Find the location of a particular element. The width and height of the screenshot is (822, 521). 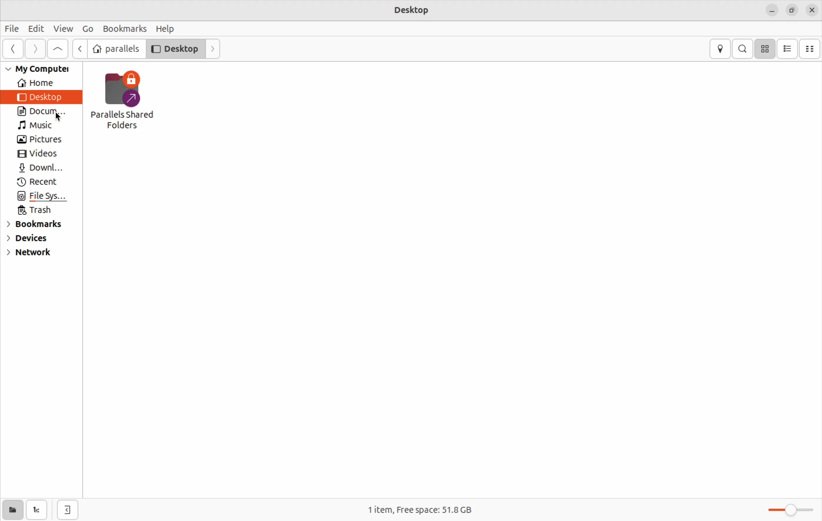

Goto first is located at coordinates (58, 48).